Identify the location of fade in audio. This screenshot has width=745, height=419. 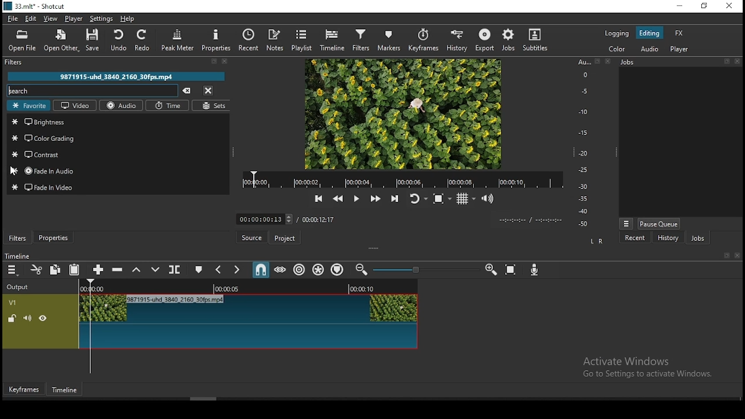
(117, 171).